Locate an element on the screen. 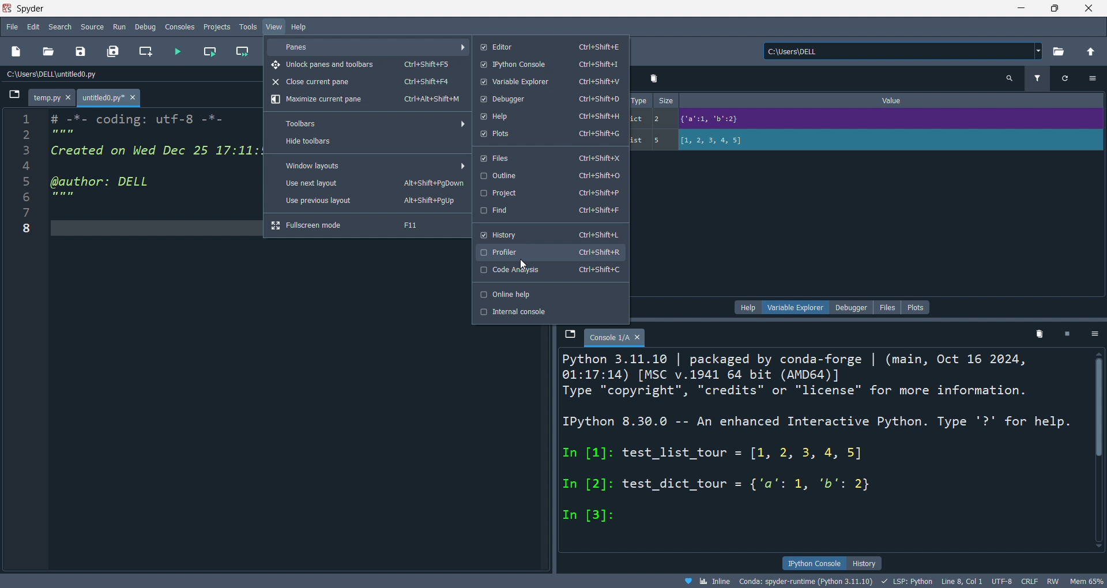  edit is located at coordinates (35, 28).